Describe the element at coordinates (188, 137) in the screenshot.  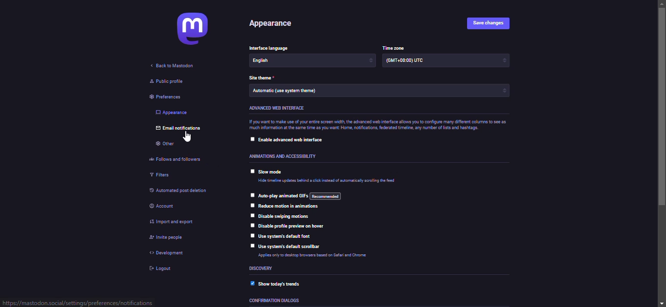
I see `cursor` at that location.